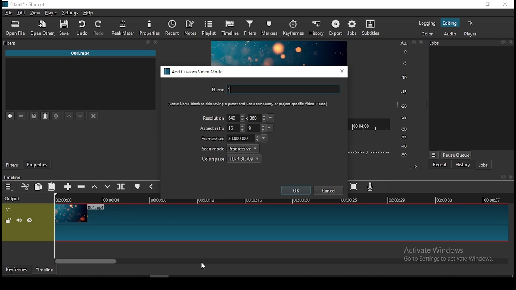 This screenshot has width=516, height=290. I want to click on minimize, so click(470, 4).